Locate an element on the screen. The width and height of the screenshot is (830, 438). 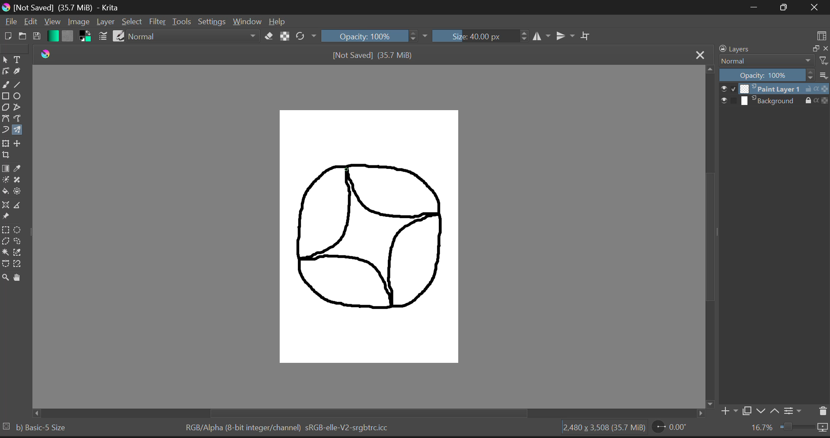
Polygons is located at coordinates (5, 107).